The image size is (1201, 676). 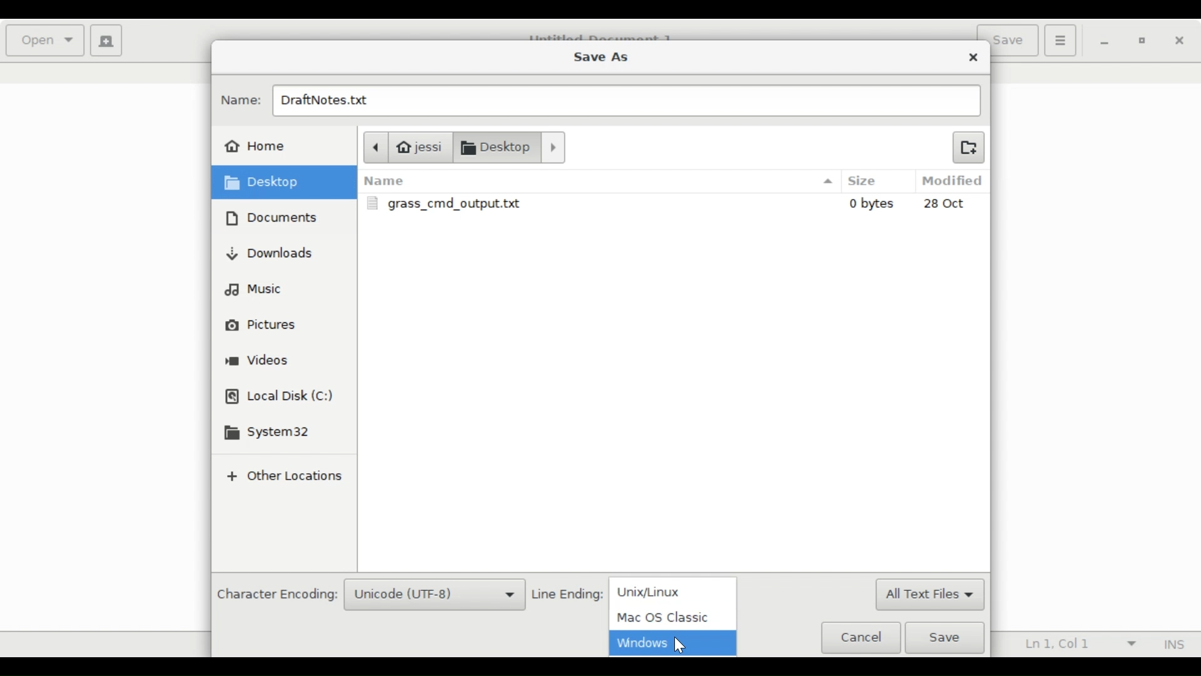 I want to click on Other locations, so click(x=283, y=478).